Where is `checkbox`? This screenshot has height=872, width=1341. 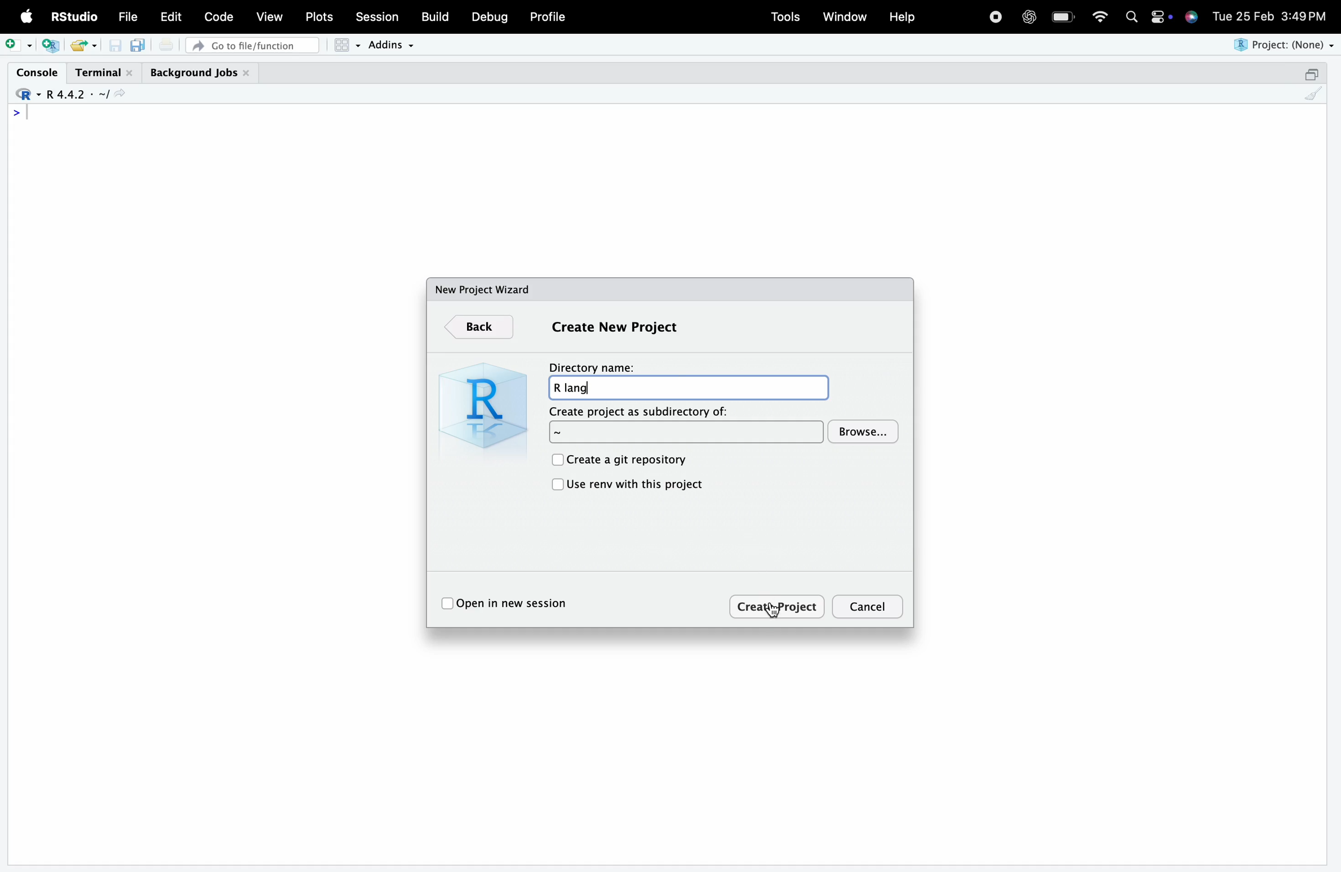
checkbox is located at coordinates (446, 604).